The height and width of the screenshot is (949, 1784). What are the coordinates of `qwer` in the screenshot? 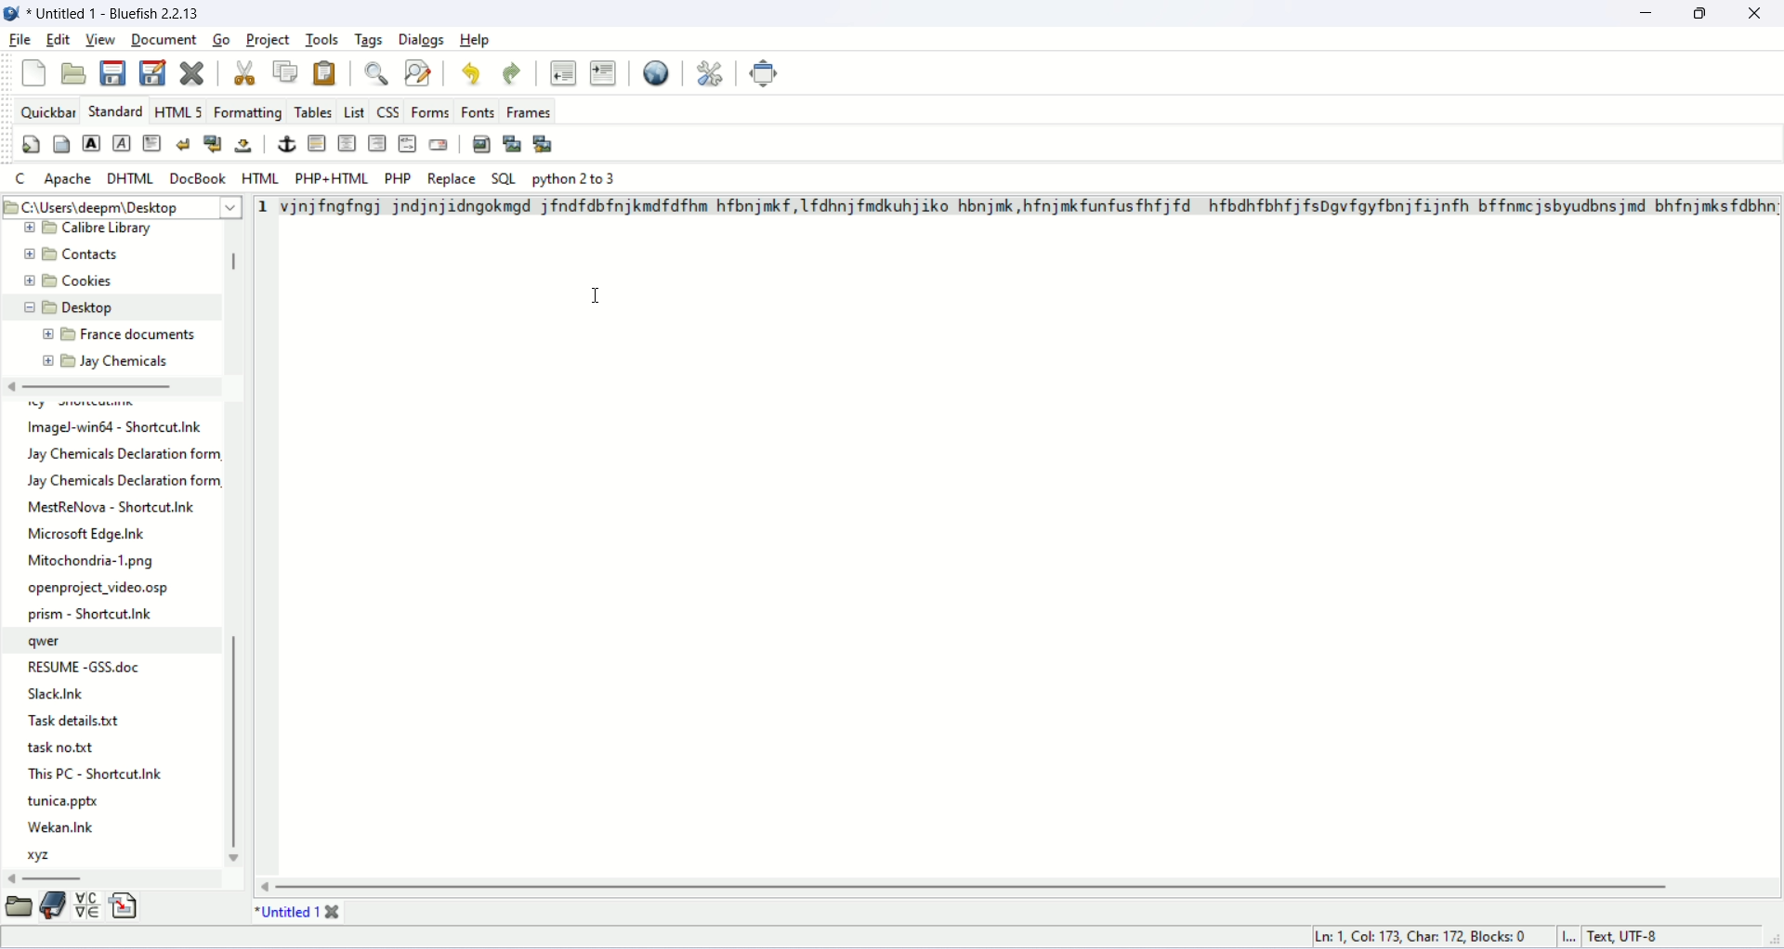 It's located at (53, 642).